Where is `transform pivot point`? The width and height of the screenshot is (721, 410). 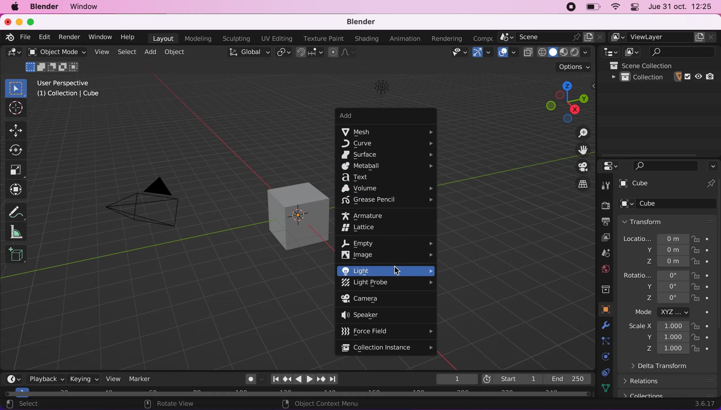
transform pivot point is located at coordinates (282, 53).